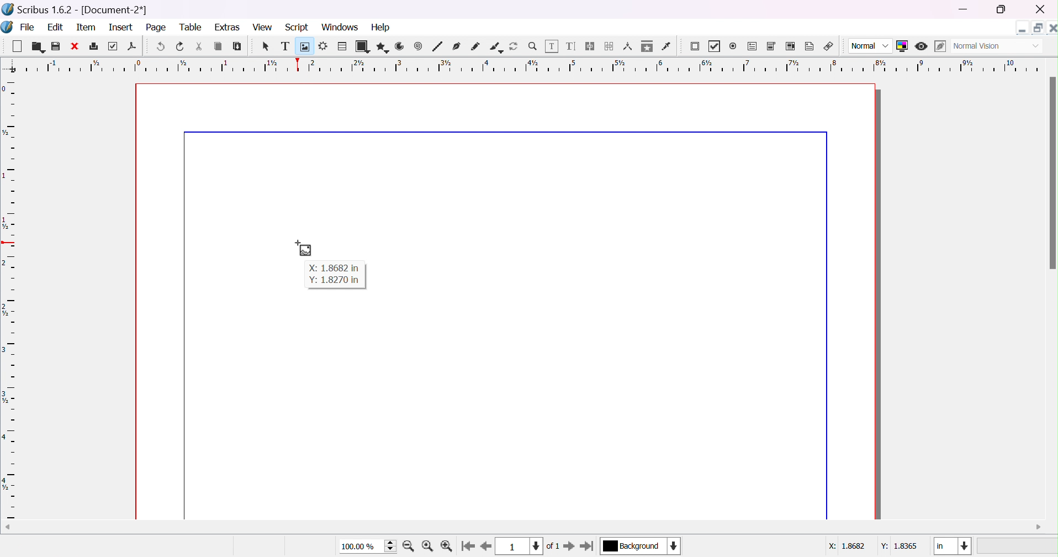 This screenshot has width=1058, height=557. Describe the element at coordinates (158, 28) in the screenshot. I see `page` at that location.